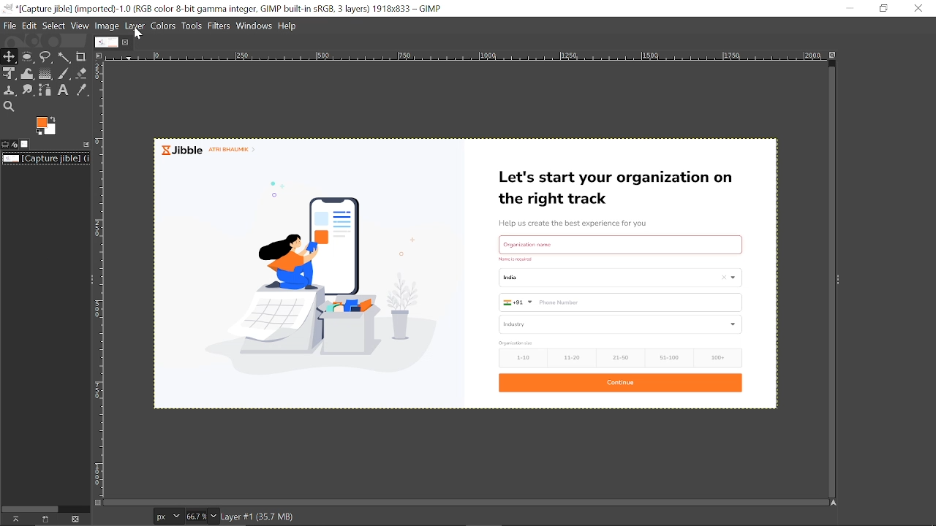  What do you see at coordinates (14, 519) in the screenshot?
I see `Raise the image display` at bounding box center [14, 519].